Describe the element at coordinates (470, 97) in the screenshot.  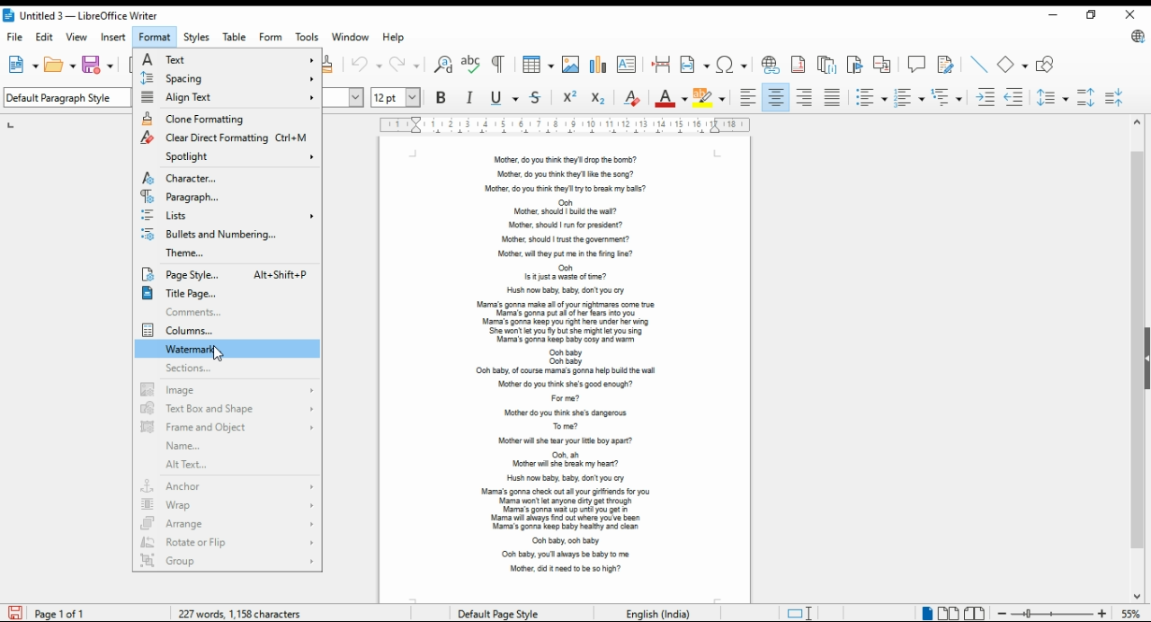
I see `italics` at that location.